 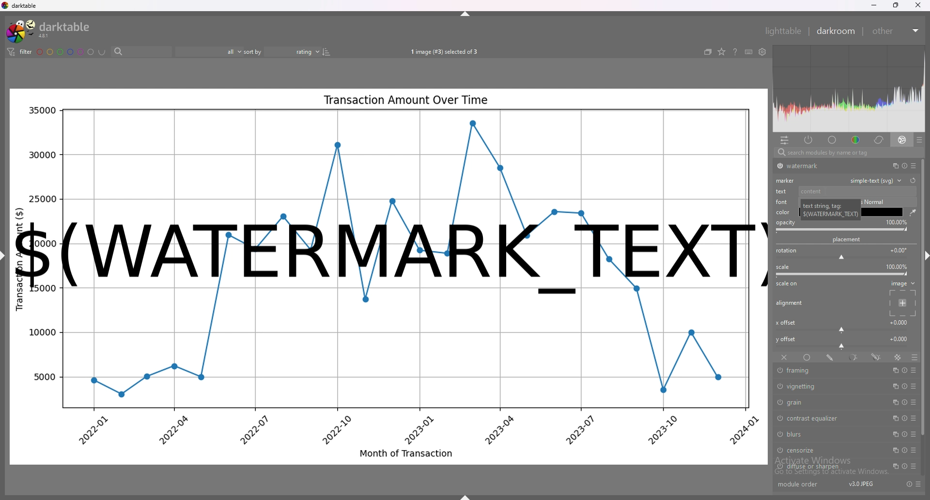 I want to click on marker, so click(x=786, y=181).